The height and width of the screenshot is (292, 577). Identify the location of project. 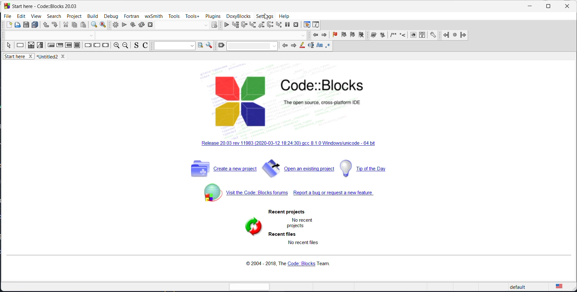
(74, 15).